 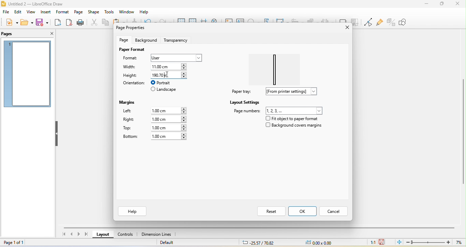 What do you see at coordinates (164, 90) in the screenshot?
I see `landscape` at bounding box center [164, 90].